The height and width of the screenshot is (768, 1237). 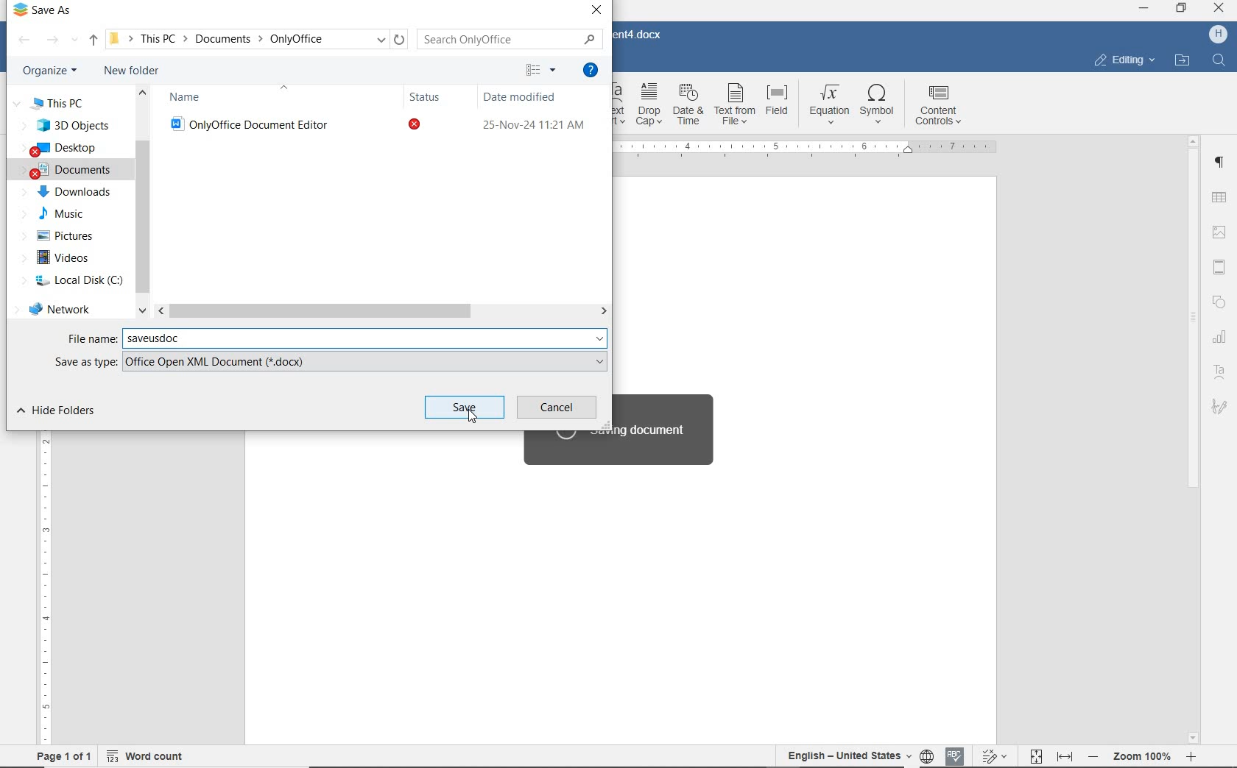 What do you see at coordinates (85, 40) in the screenshot?
I see `up` at bounding box center [85, 40].